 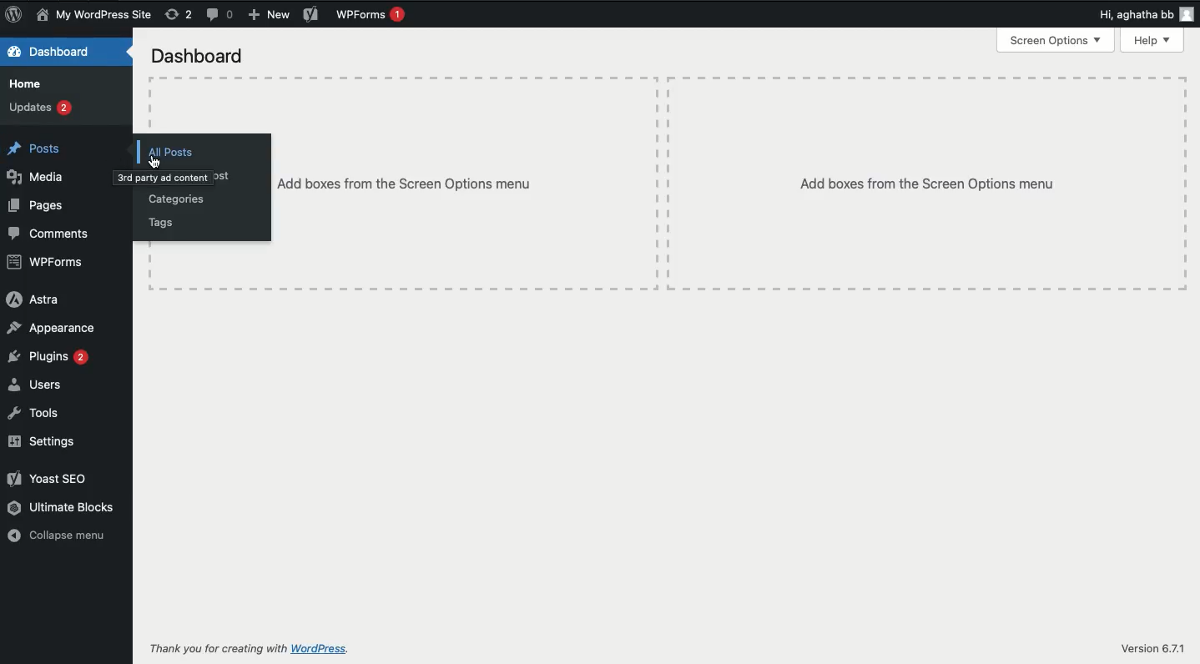 What do you see at coordinates (189, 177) in the screenshot?
I see `Add a new post` at bounding box center [189, 177].